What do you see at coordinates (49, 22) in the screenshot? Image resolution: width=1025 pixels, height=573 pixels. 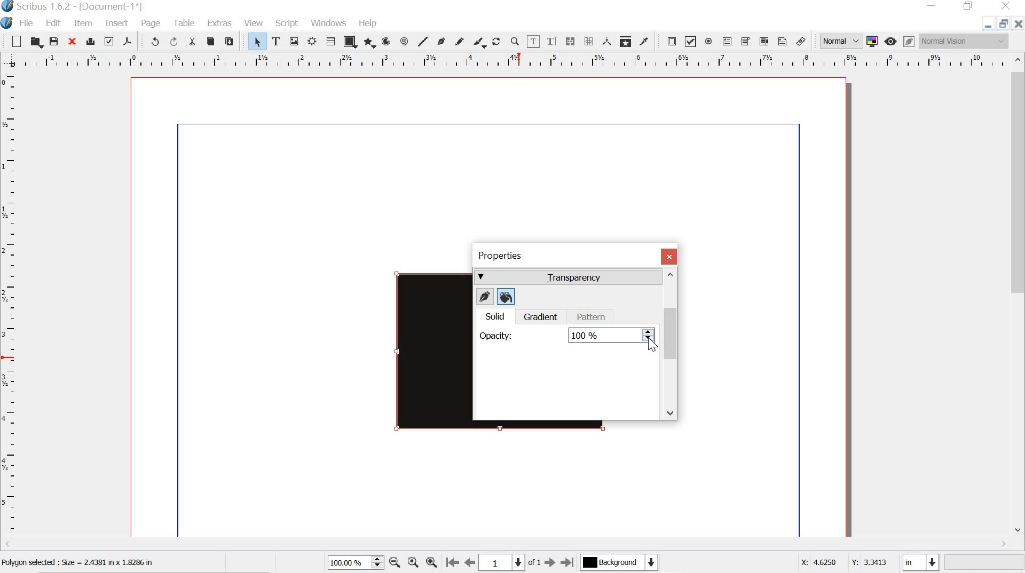 I see `edit` at bounding box center [49, 22].